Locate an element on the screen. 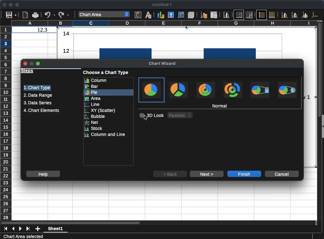  minimize is located at coordinates (11, 5).